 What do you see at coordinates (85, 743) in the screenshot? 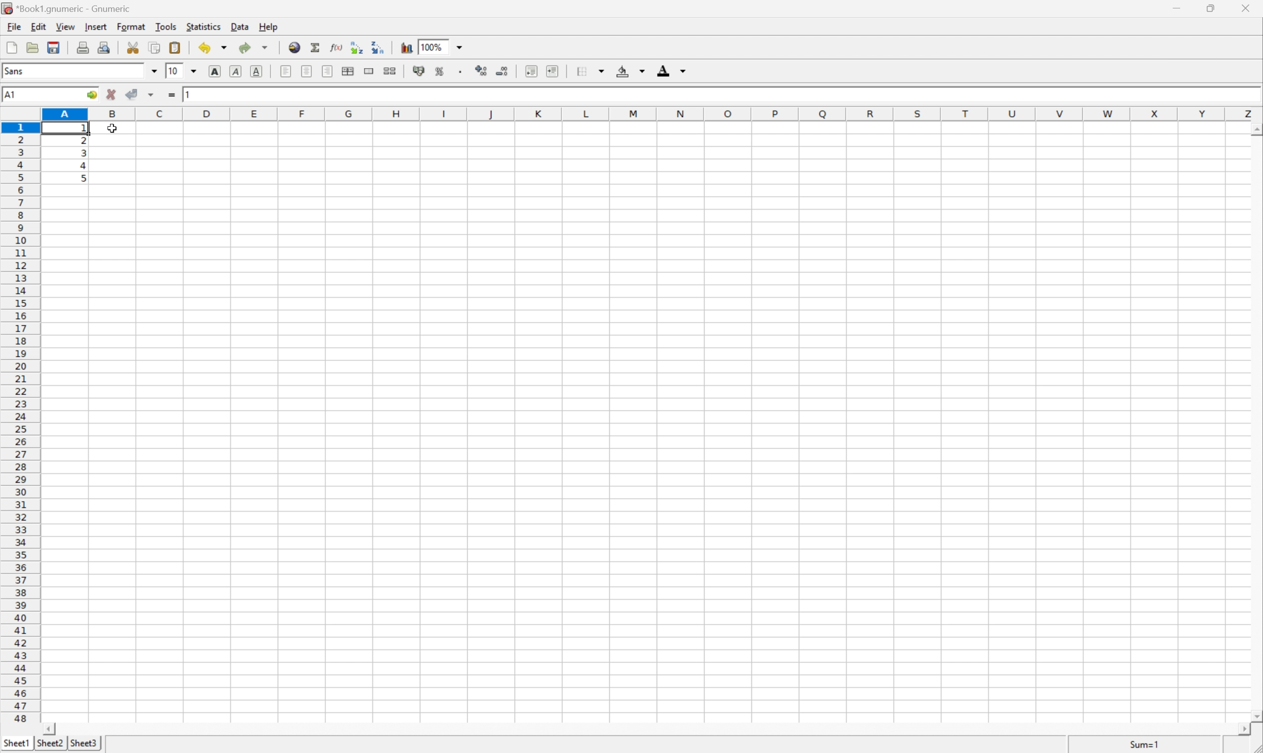
I see `Sheet3` at bounding box center [85, 743].